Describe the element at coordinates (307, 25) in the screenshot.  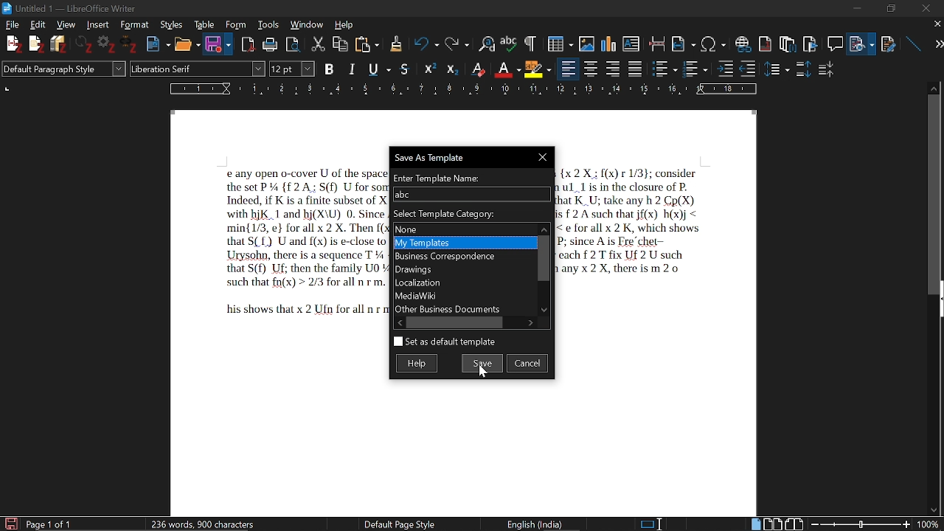
I see `Window` at that location.